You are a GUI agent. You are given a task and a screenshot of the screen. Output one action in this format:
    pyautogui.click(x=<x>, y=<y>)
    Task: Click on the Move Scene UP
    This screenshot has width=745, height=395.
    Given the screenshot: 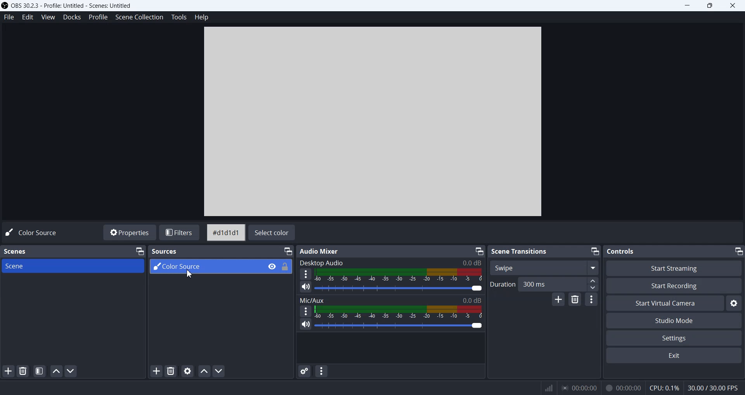 What is the action you would take?
    pyautogui.click(x=56, y=371)
    